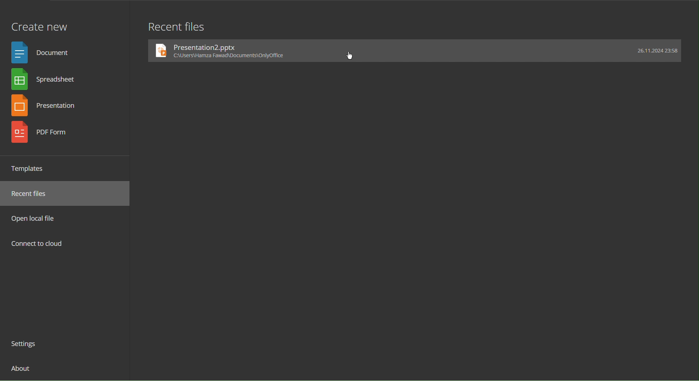 The height and width of the screenshot is (381, 699). Describe the element at coordinates (27, 345) in the screenshot. I see `Settings` at that location.